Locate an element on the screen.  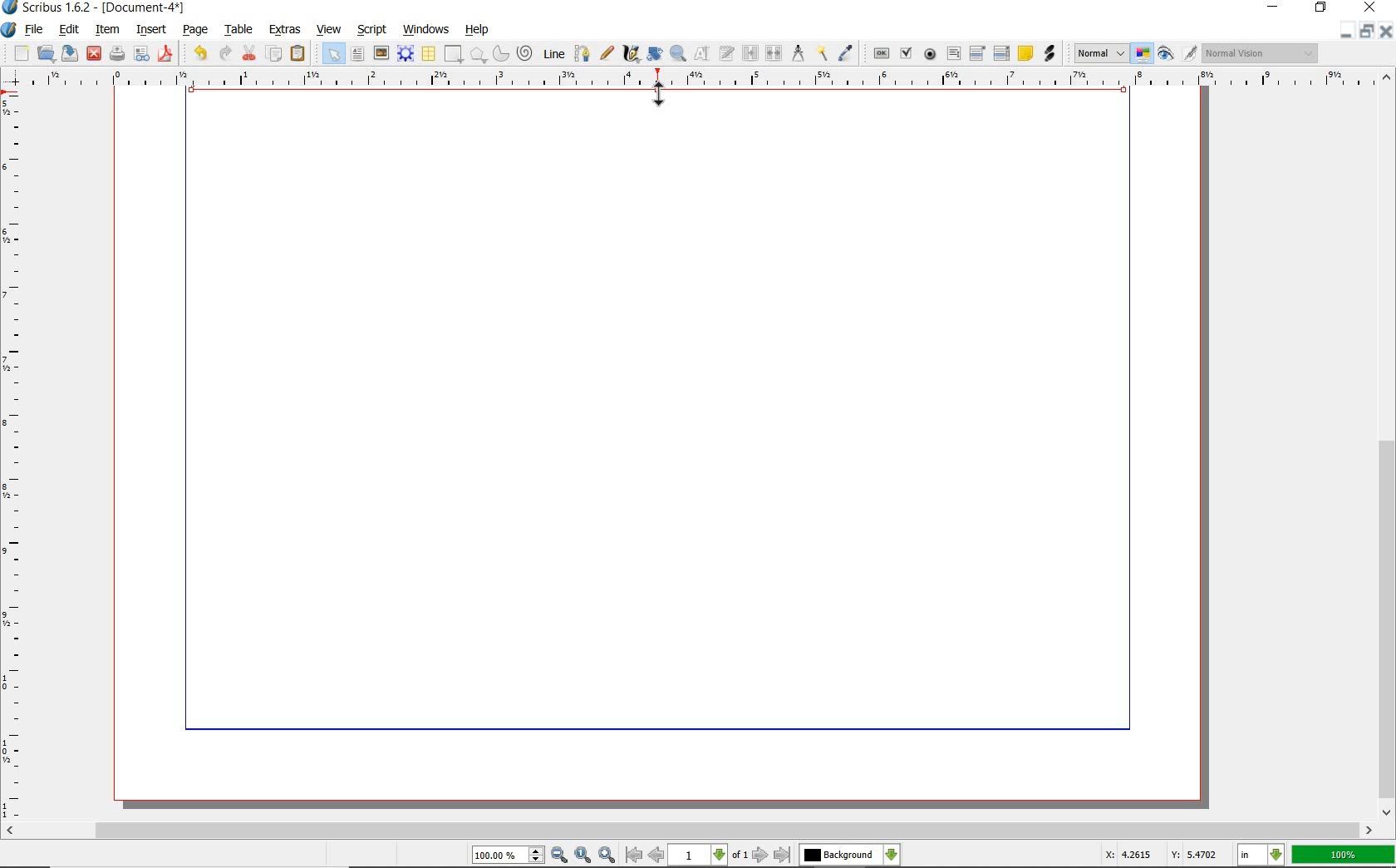
system icon is located at coordinates (9, 29).